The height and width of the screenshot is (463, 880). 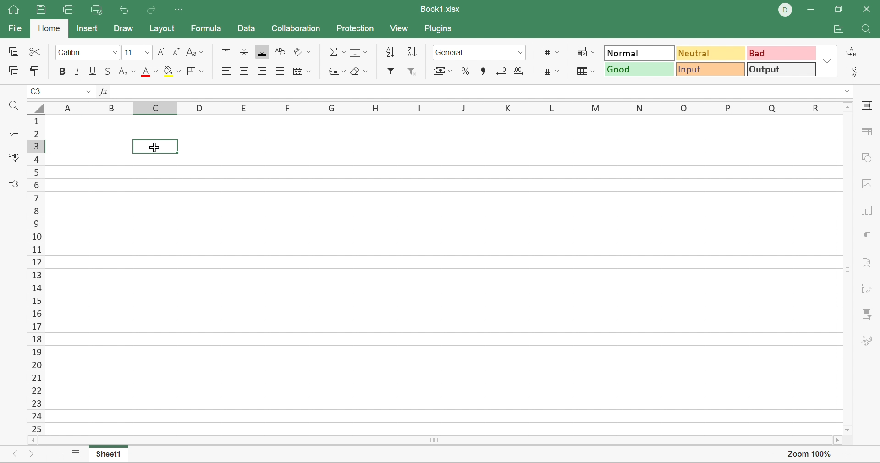 I want to click on Find, so click(x=867, y=28).